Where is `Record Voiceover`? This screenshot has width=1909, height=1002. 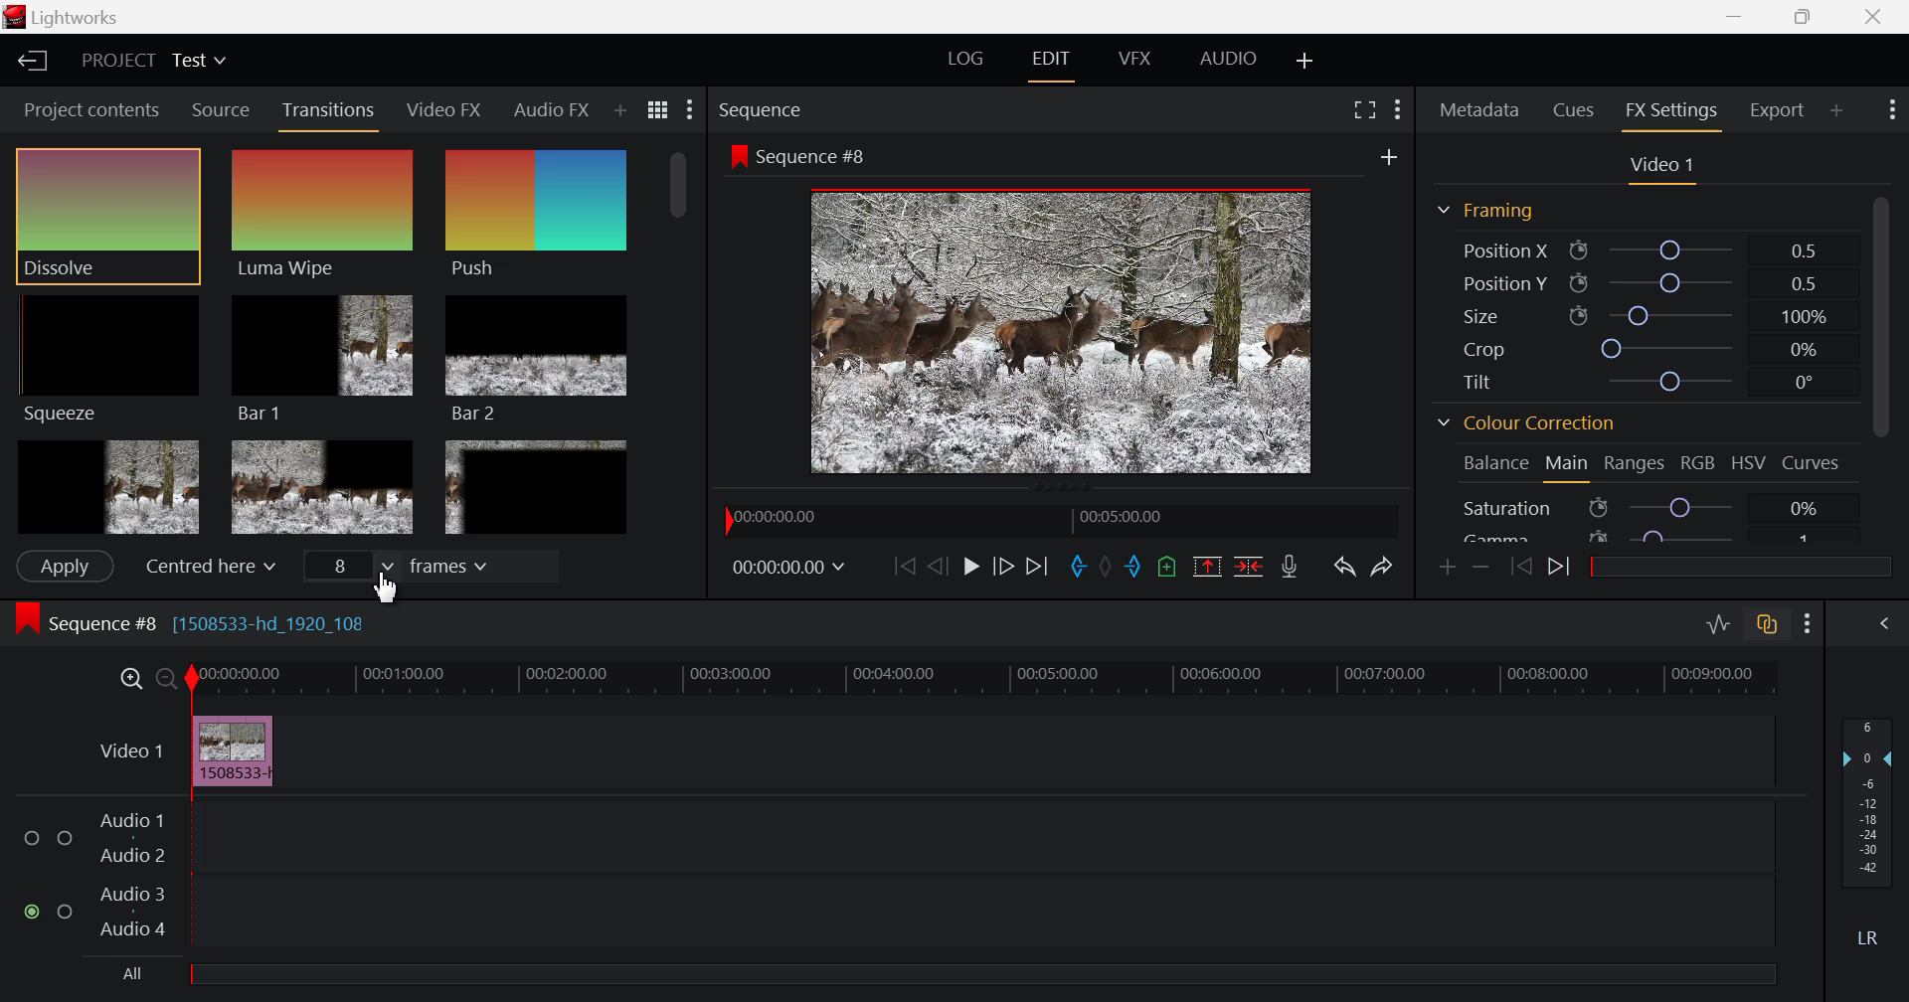 Record Voiceover is located at coordinates (1289, 569).